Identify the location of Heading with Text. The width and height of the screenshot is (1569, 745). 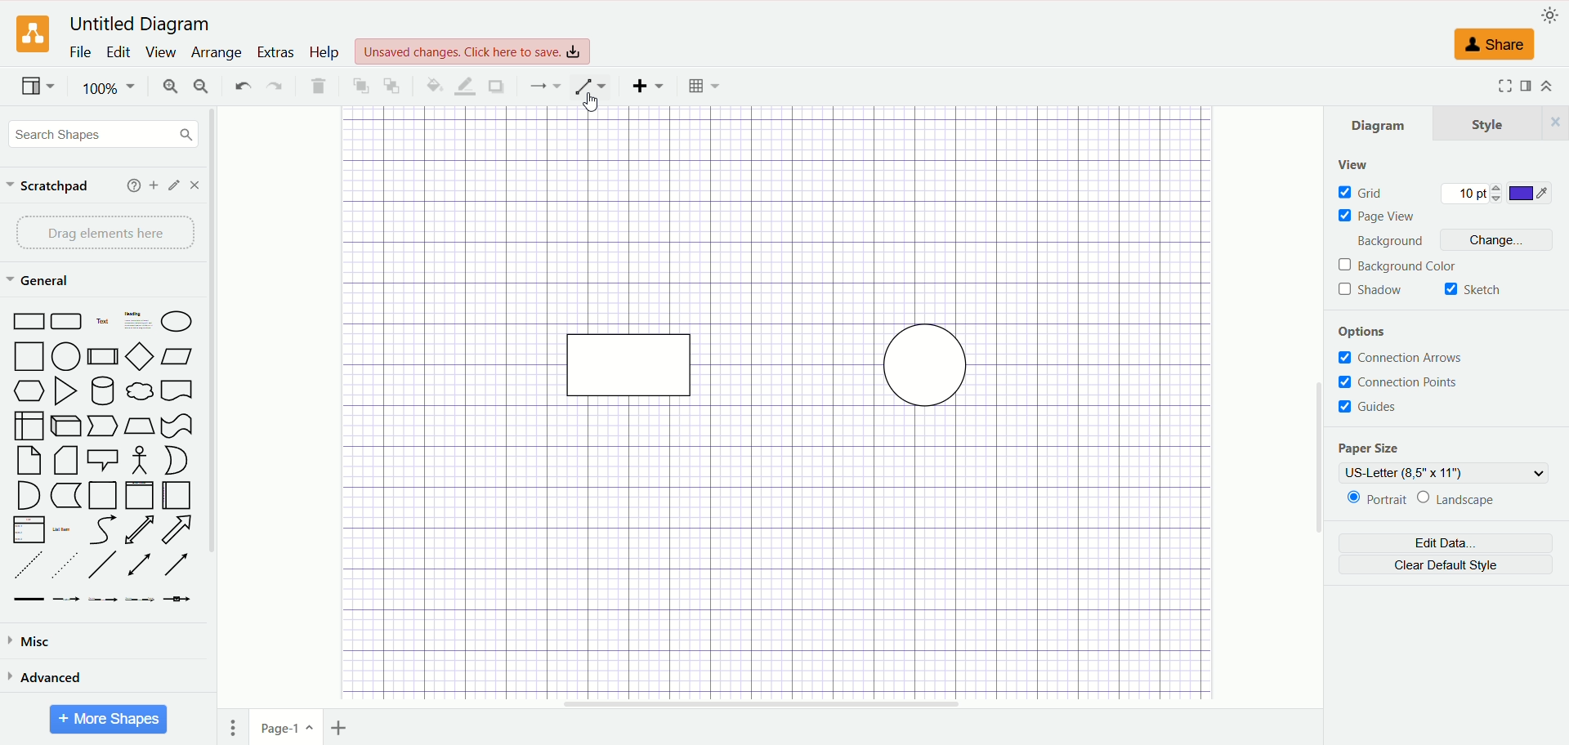
(139, 323).